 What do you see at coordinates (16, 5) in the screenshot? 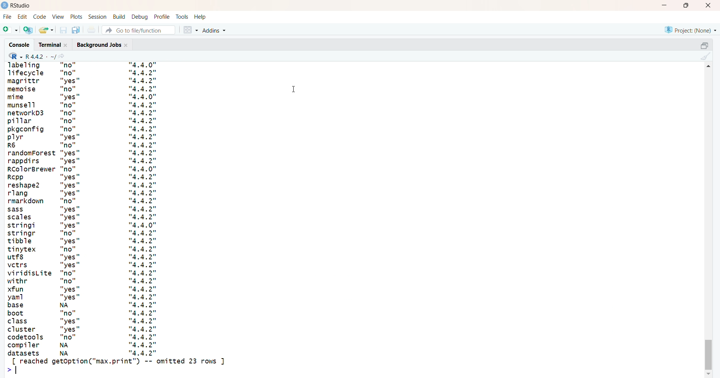
I see `Rstudio` at bounding box center [16, 5].